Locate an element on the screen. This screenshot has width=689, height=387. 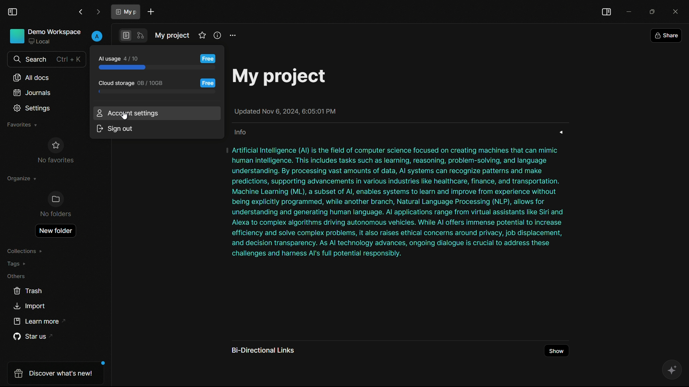
others is located at coordinates (16, 278).